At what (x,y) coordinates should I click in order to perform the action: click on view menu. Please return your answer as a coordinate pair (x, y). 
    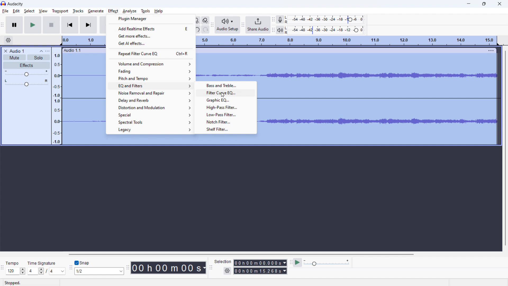
    Looking at the image, I should click on (47, 51).